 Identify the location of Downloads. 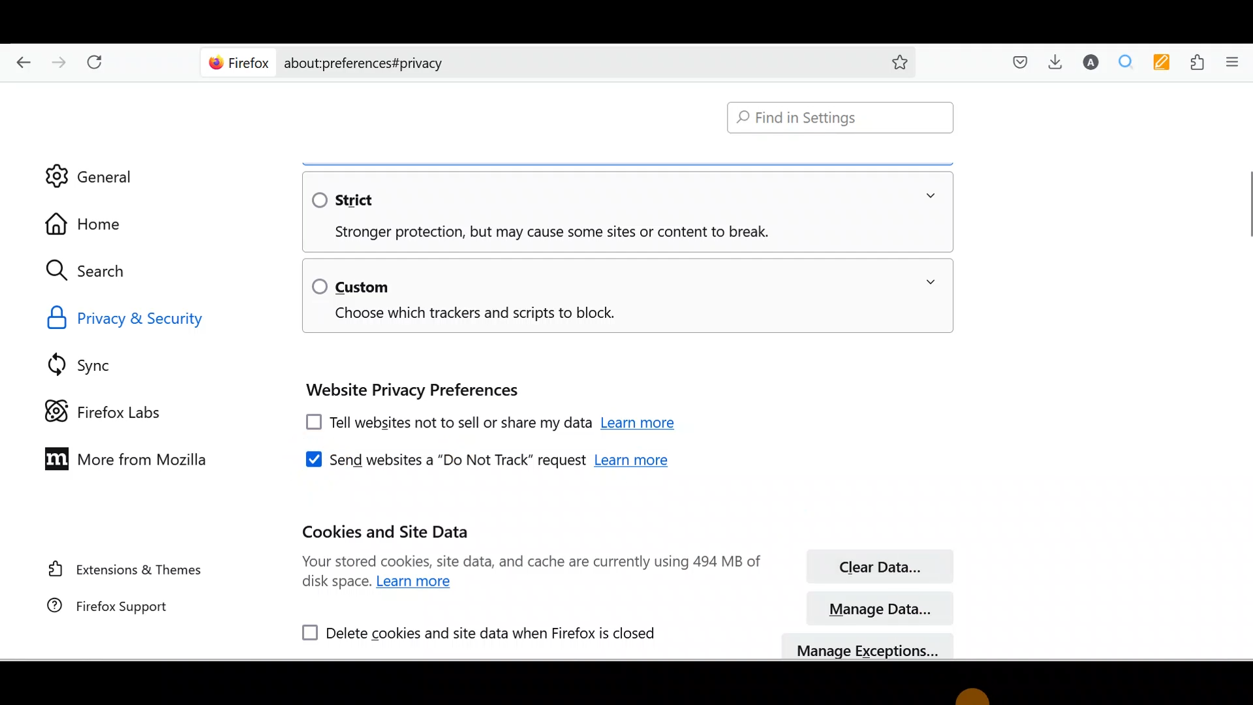
(1059, 61).